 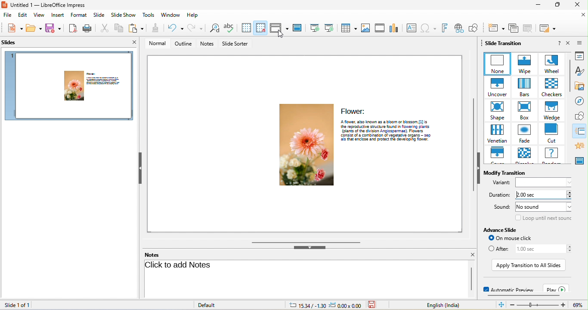 What do you see at coordinates (515, 238) in the screenshot?
I see `on mouse click` at bounding box center [515, 238].